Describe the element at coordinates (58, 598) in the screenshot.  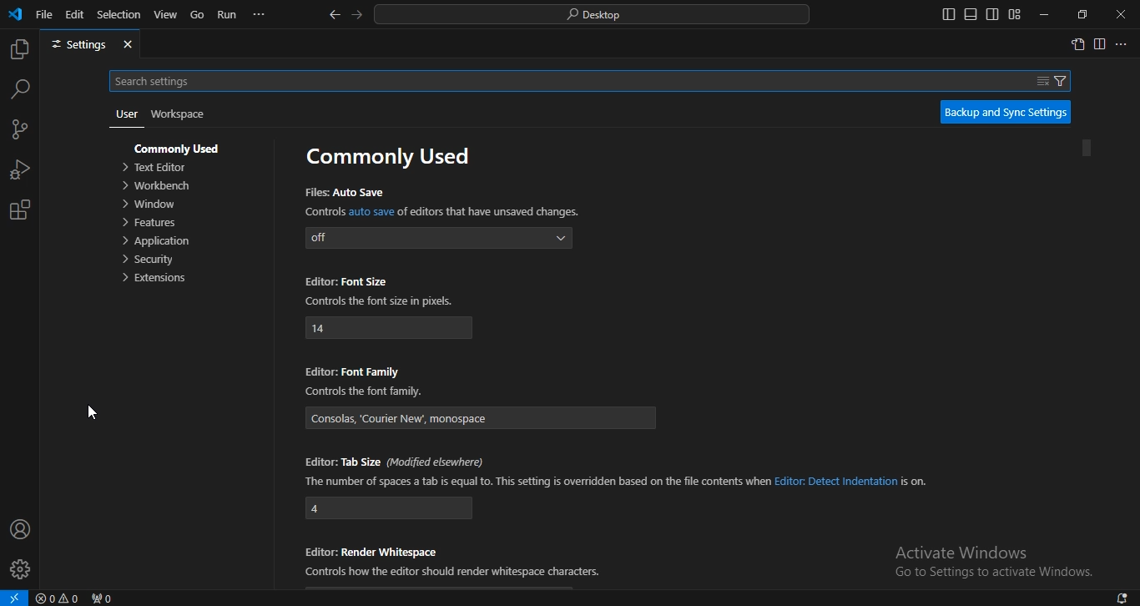
I see `no problems` at that location.